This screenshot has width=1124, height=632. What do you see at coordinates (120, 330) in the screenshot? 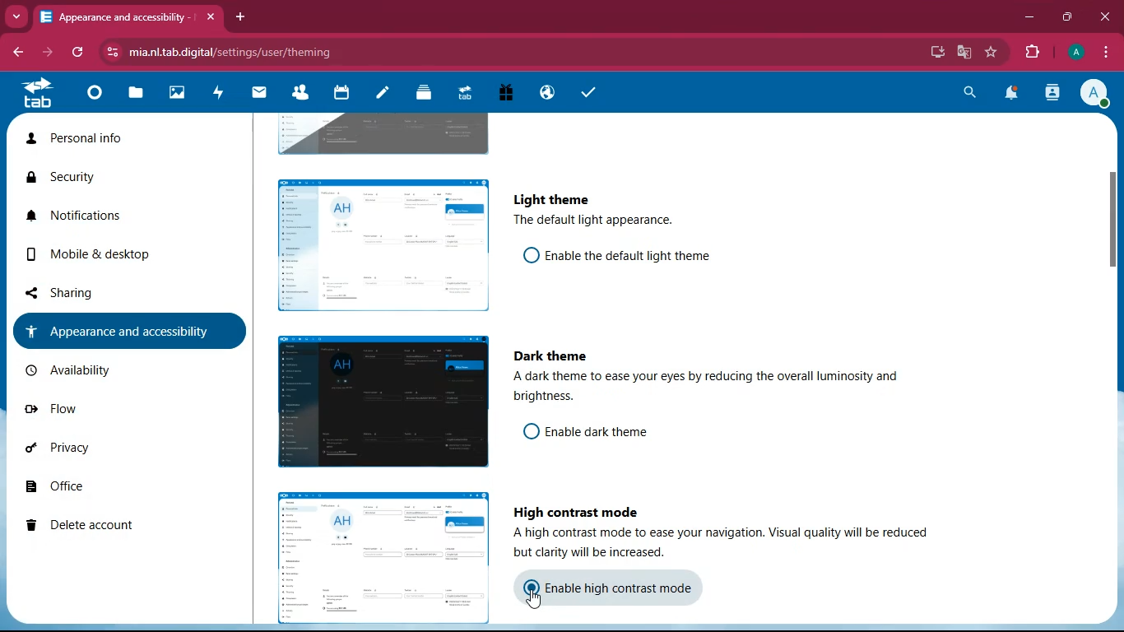
I see `appearance` at bounding box center [120, 330].